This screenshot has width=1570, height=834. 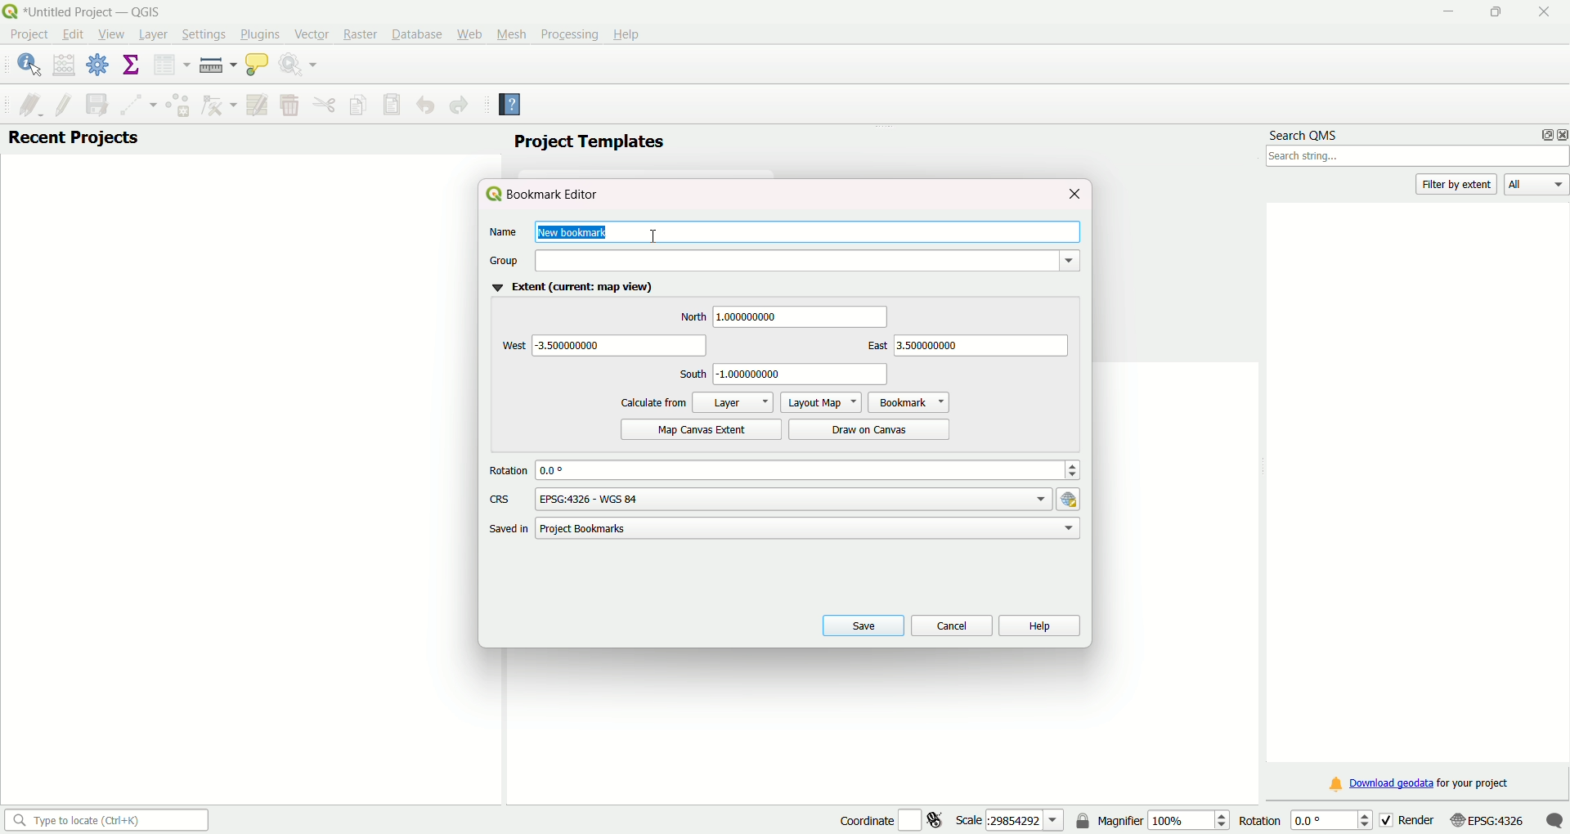 What do you see at coordinates (506, 530) in the screenshot?
I see `saved in` at bounding box center [506, 530].